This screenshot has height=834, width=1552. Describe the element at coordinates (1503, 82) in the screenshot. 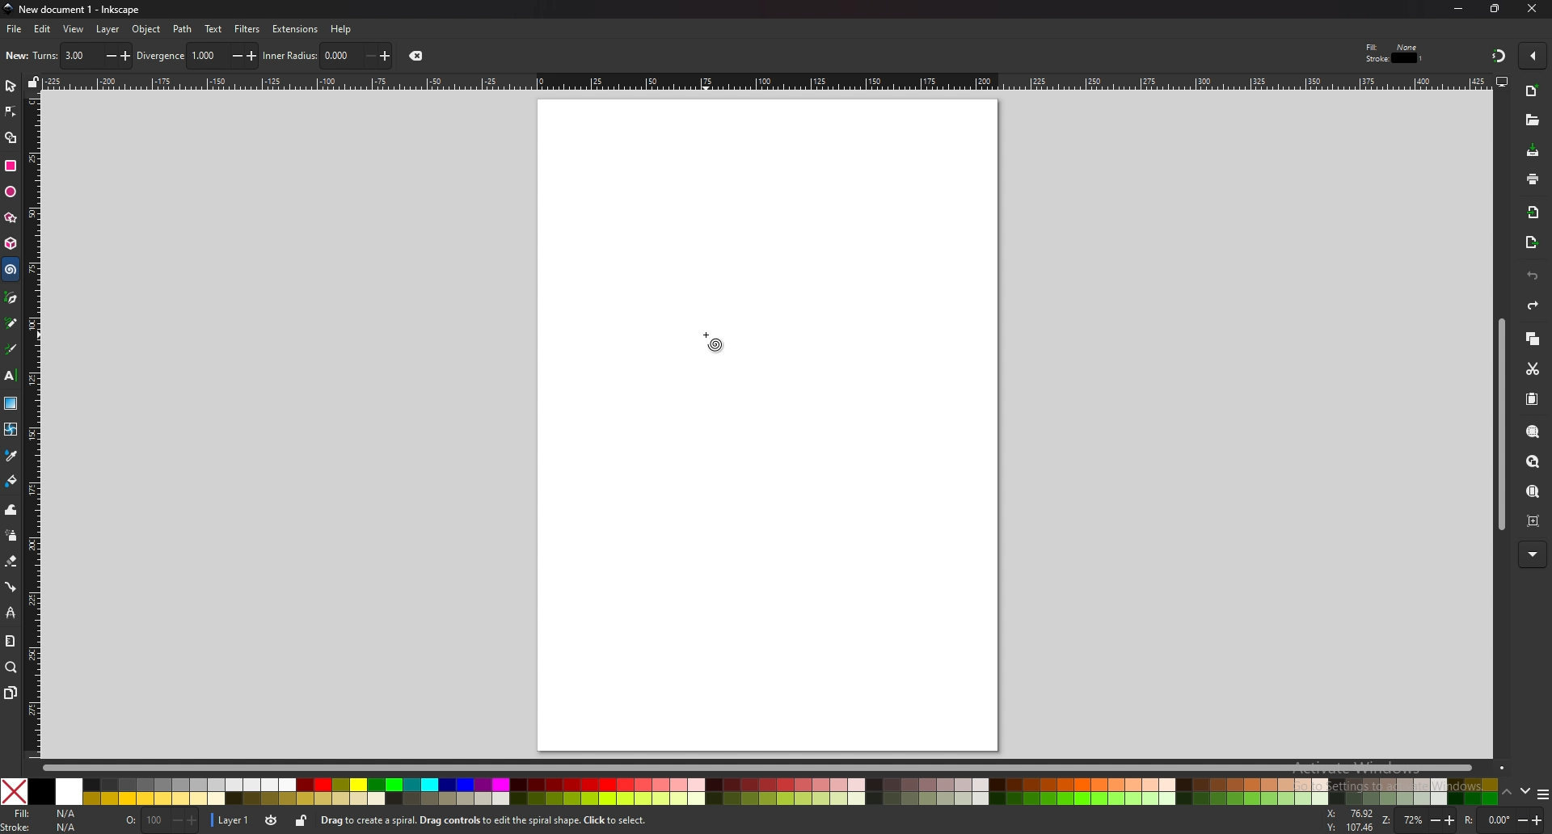

I see `display tools` at that location.